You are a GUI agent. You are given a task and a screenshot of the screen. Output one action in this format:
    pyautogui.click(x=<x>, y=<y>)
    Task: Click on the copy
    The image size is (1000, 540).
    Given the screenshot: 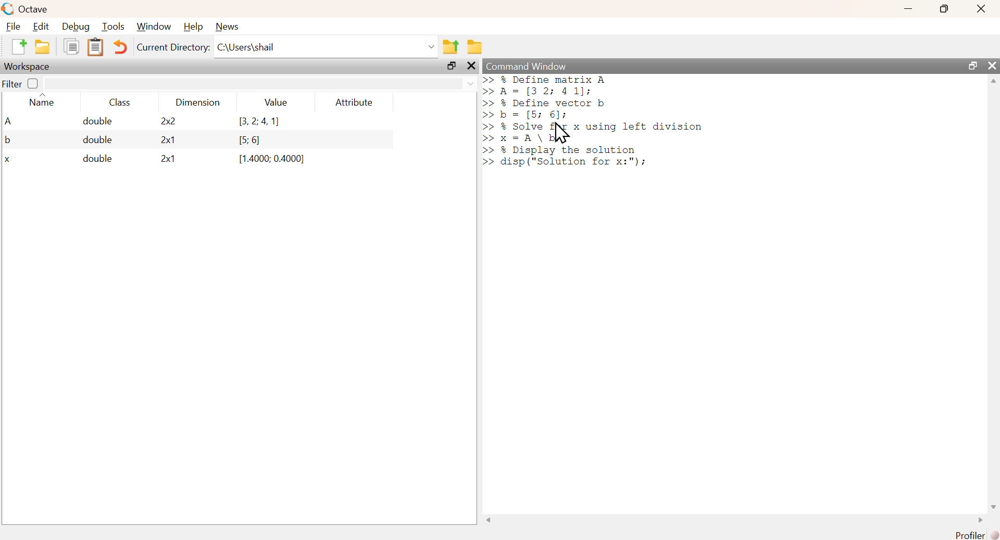 What is the action you would take?
    pyautogui.click(x=70, y=48)
    